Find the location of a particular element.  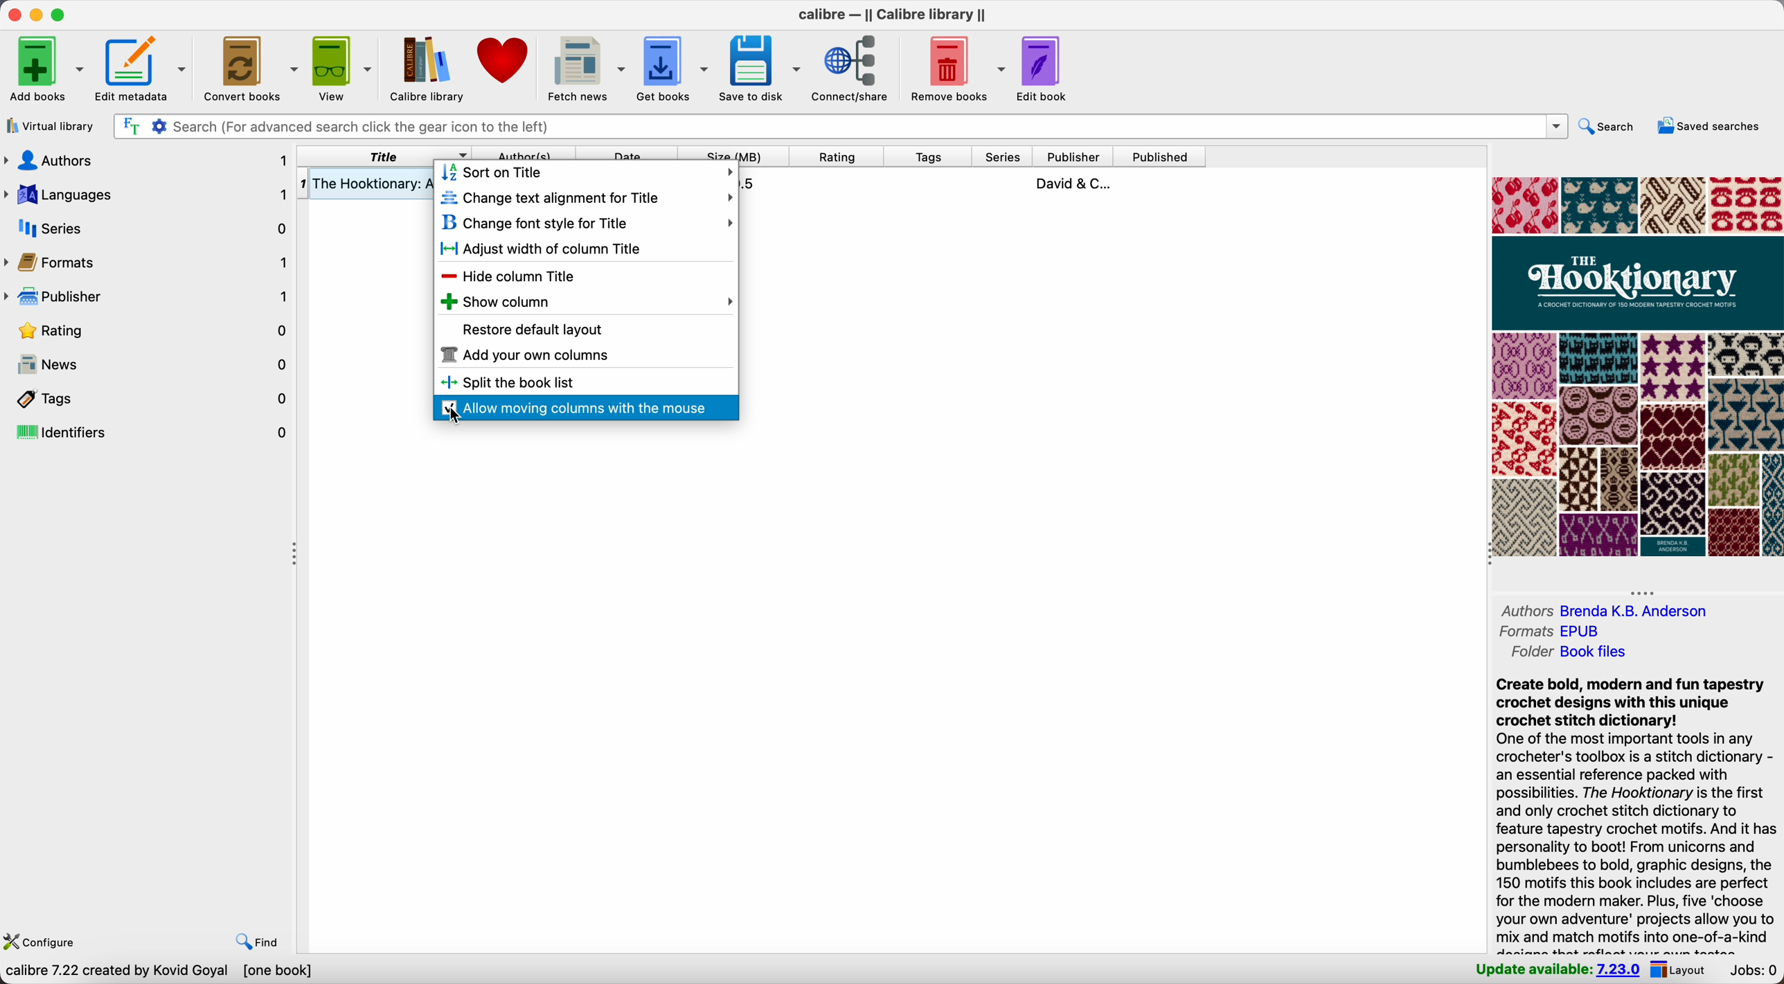

get books is located at coordinates (672, 66).